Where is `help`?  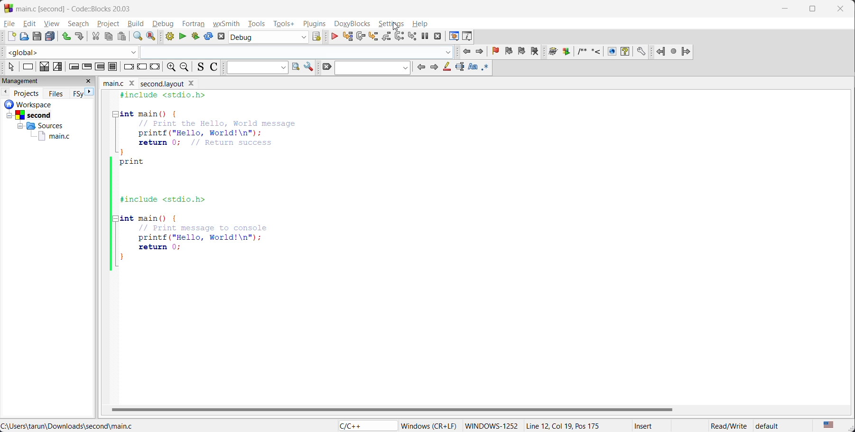 help is located at coordinates (422, 25).